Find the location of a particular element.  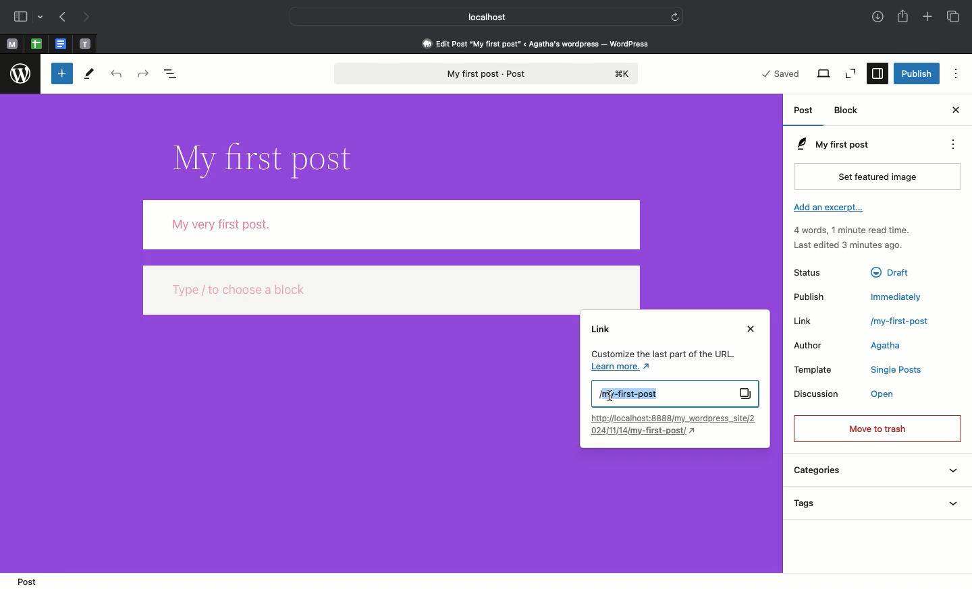

Post is located at coordinates (32, 581).